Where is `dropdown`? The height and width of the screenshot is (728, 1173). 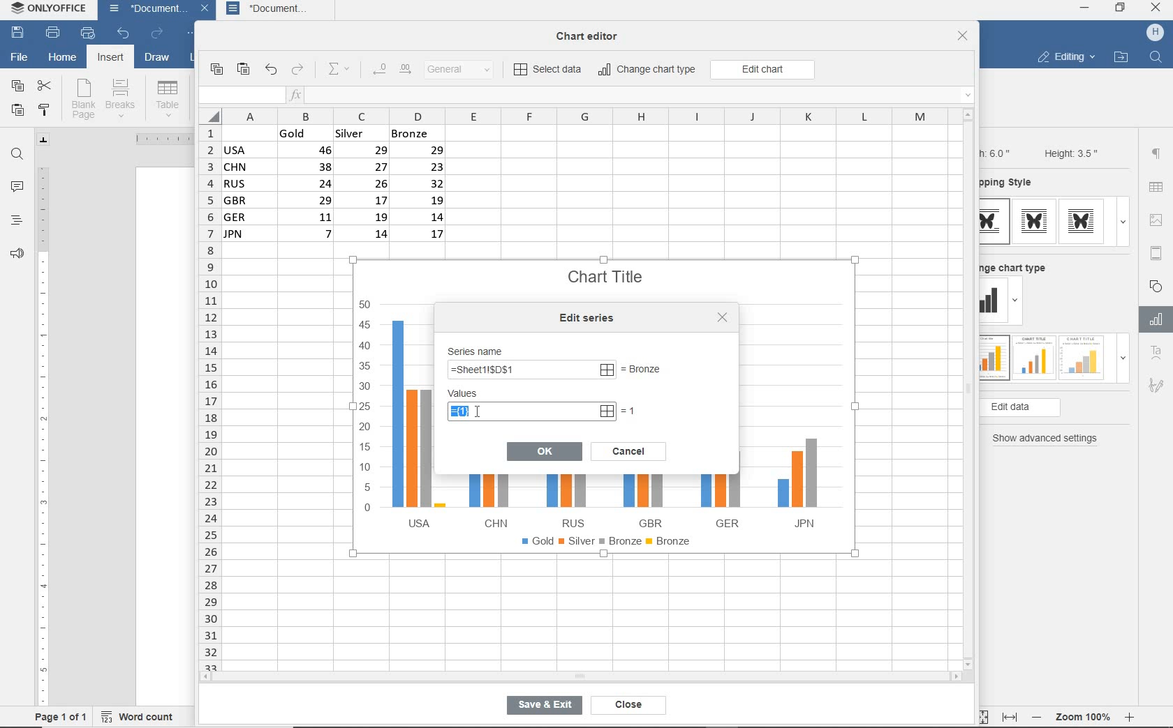
dropdown is located at coordinates (1123, 222).